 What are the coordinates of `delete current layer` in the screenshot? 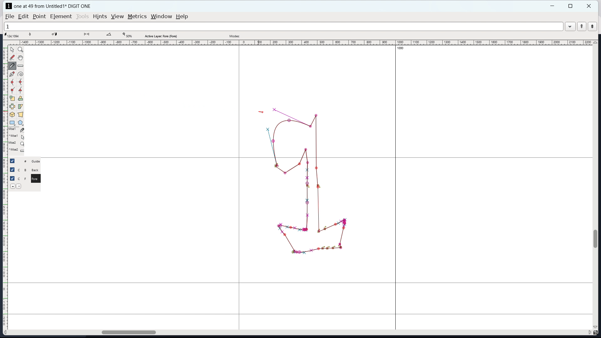 It's located at (13, 186).